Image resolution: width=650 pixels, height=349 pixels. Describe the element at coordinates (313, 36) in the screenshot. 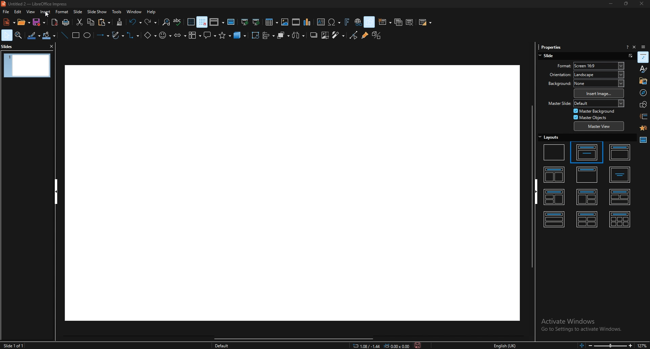

I see `shadow` at that location.